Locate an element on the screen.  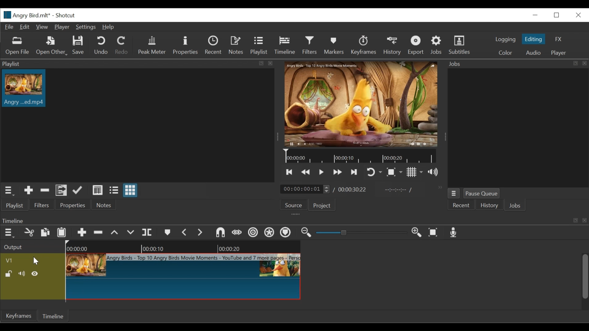
Zoom timeline out is located at coordinates (306, 233).